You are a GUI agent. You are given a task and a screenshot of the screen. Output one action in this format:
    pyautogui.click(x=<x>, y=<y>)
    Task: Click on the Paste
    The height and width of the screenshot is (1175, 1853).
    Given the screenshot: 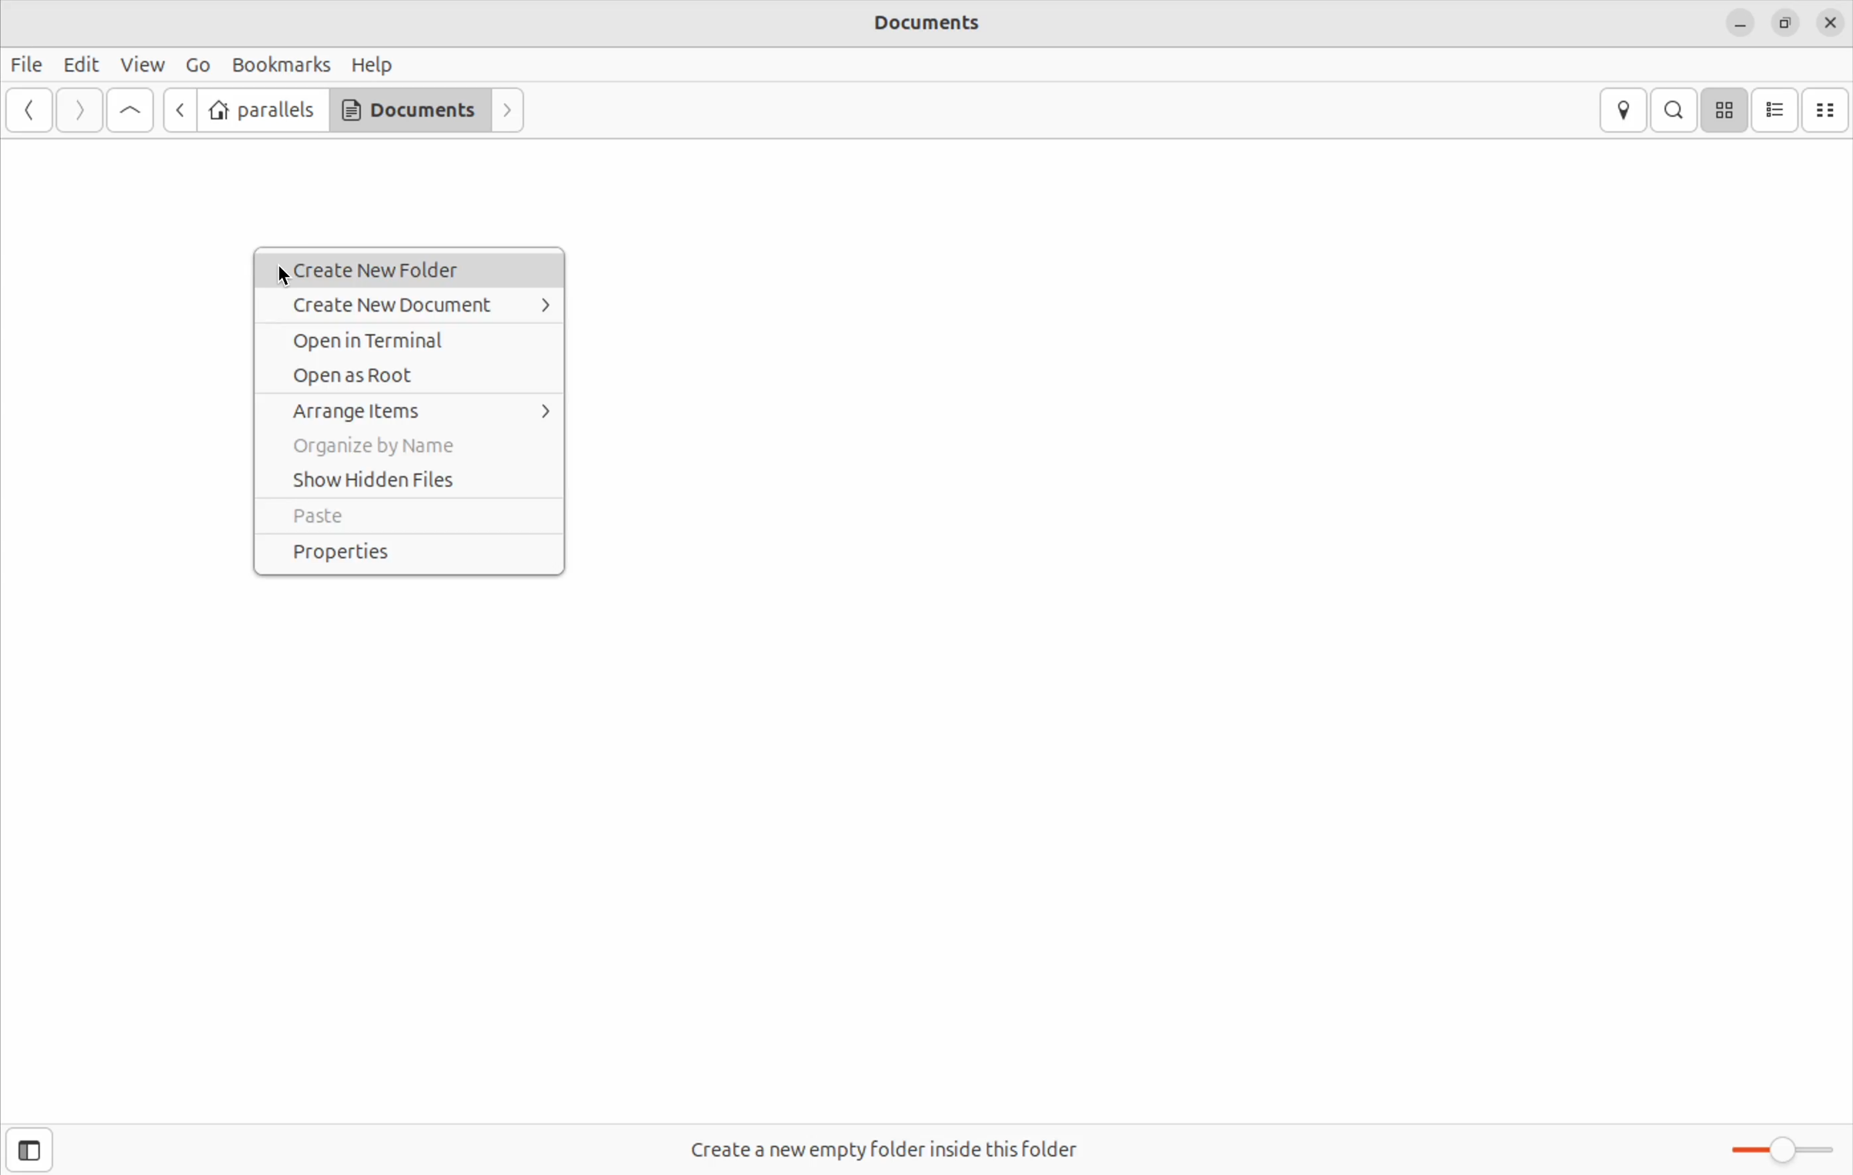 What is the action you would take?
    pyautogui.click(x=409, y=519)
    